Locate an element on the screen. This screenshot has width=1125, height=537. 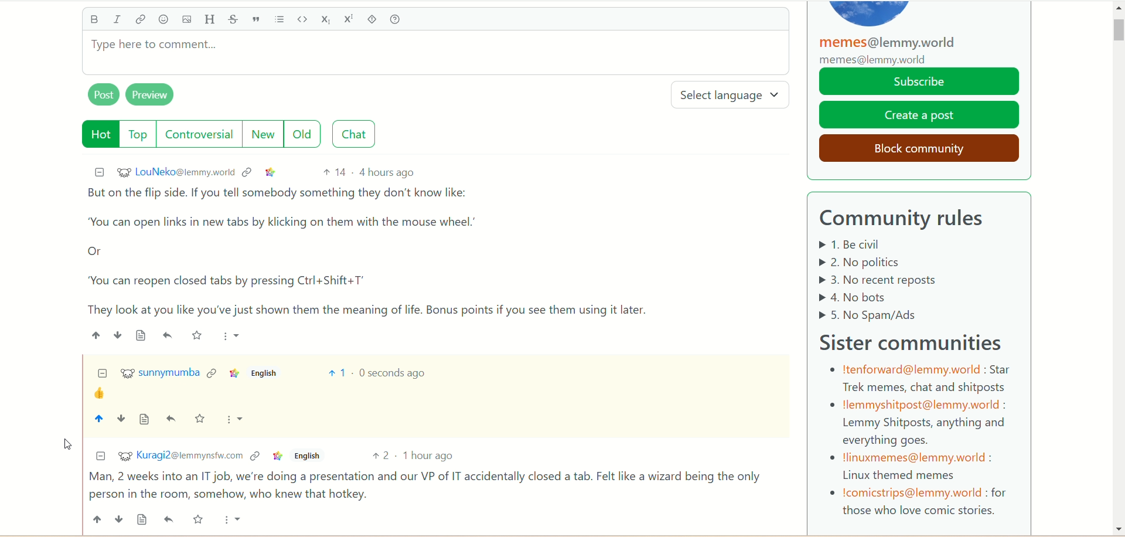
context is located at coordinates (255, 457).